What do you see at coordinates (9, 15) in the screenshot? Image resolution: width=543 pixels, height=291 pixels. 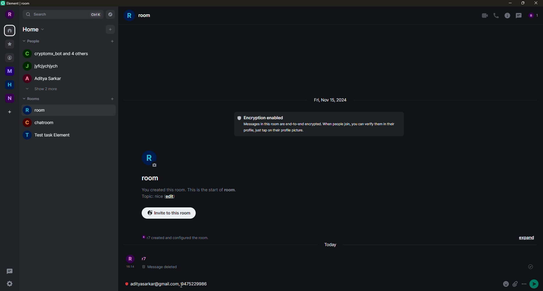 I see `profile` at bounding box center [9, 15].